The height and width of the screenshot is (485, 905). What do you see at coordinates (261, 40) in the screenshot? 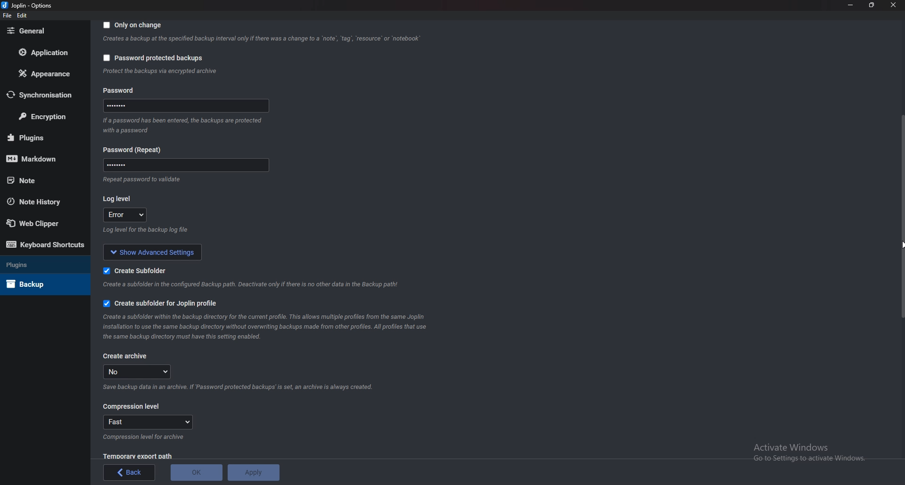
I see `Info` at bounding box center [261, 40].